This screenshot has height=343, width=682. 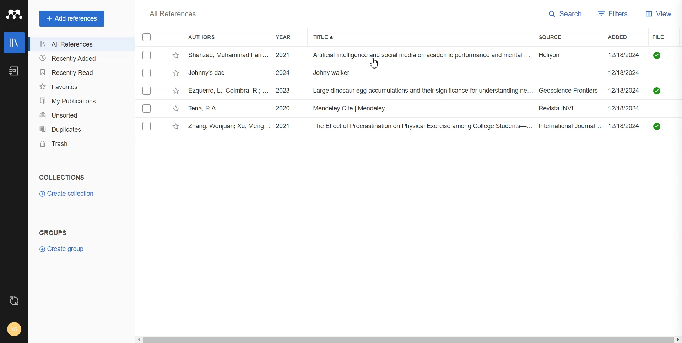 What do you see at coordinates (176, 126) in the screenshot?
I see `star` at bounding box center [176, 126].